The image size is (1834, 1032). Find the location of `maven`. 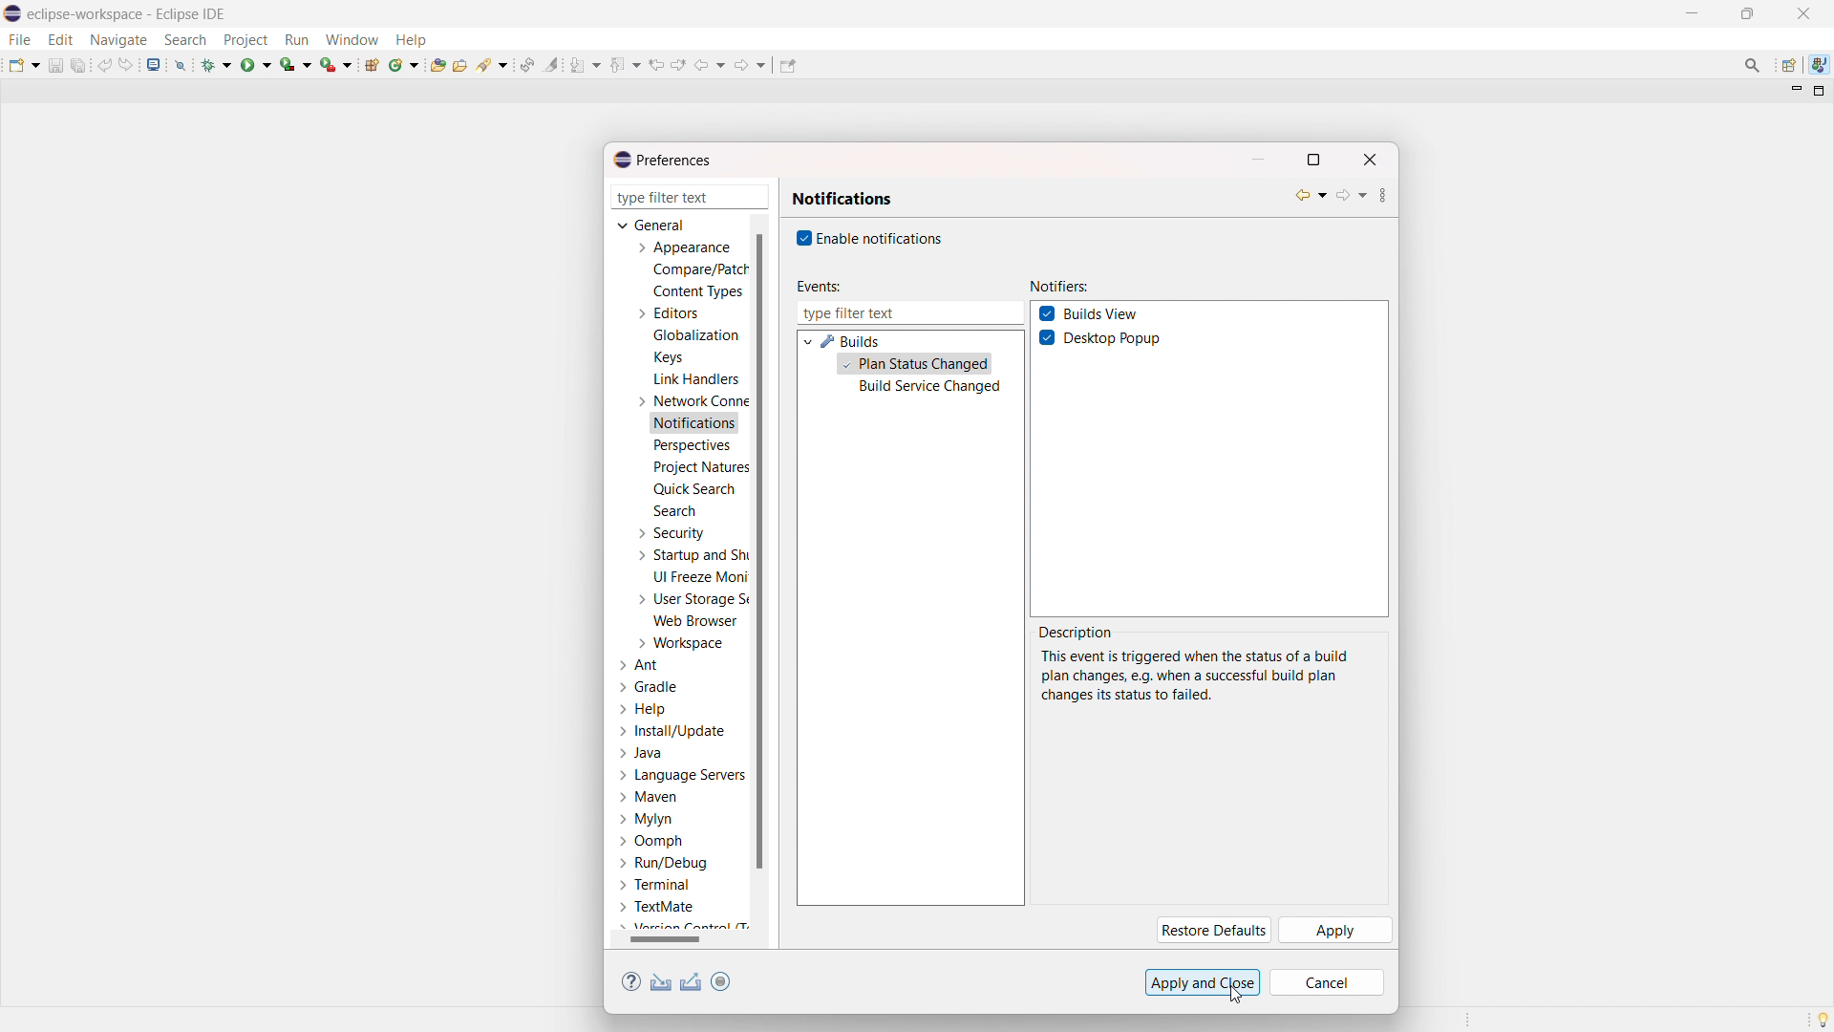

maven is located at coordinates (648, 798).